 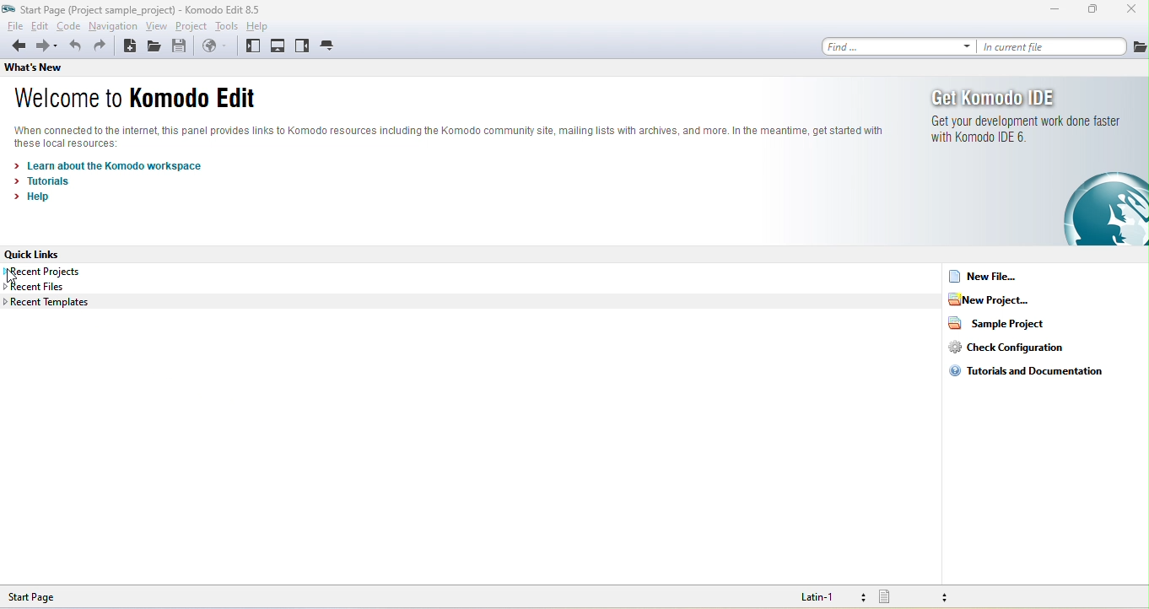 I want to click on left pane, so click(x=252, y=46).